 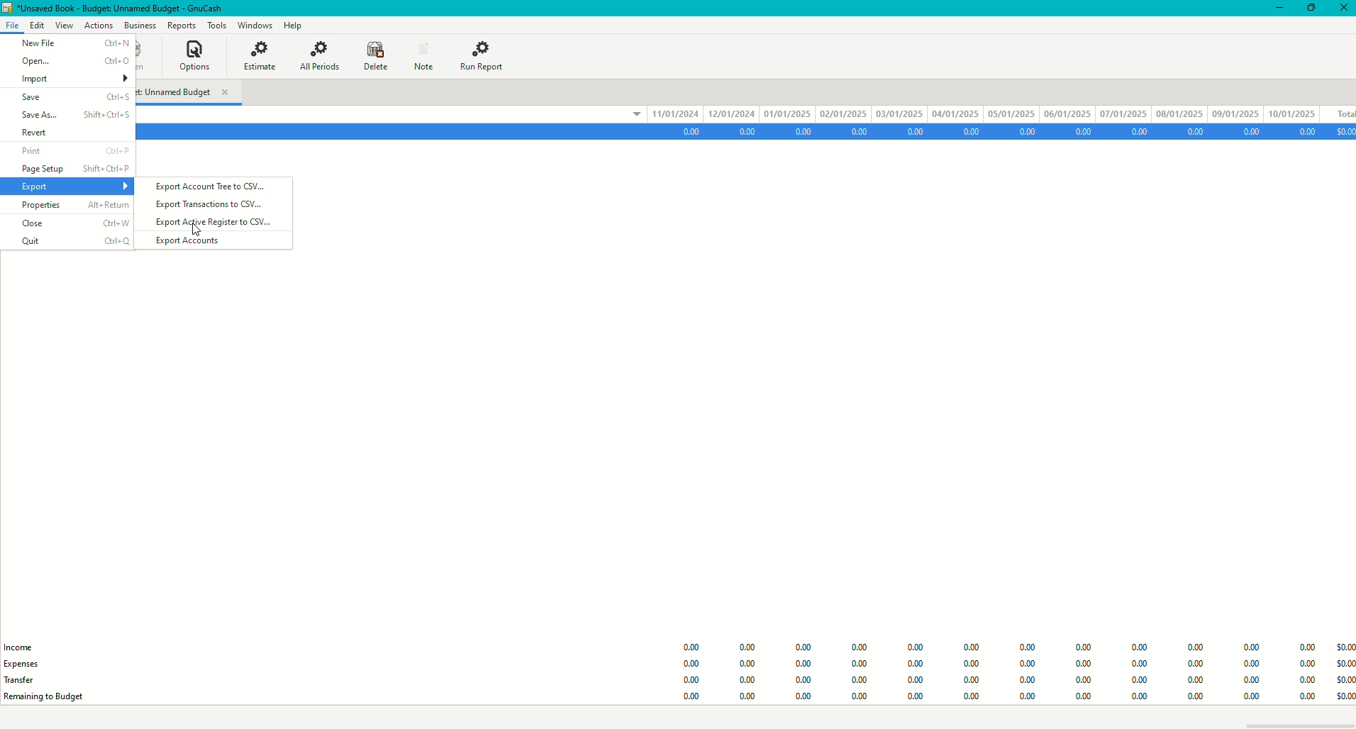 I want to click on Edit, so click(x=37, y=23).